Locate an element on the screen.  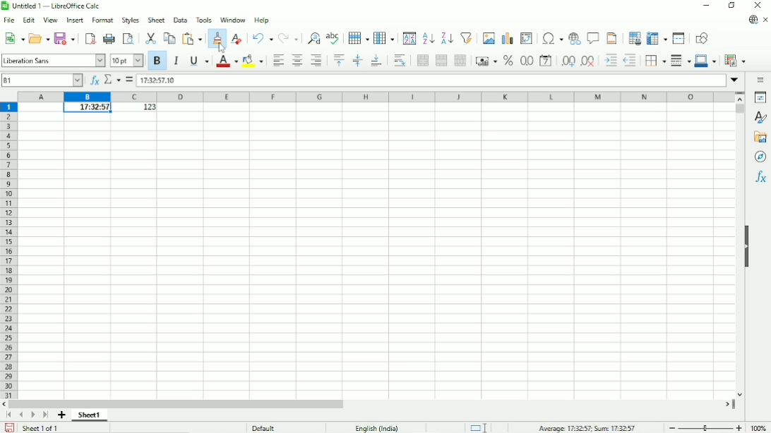
Sort ascending is located at coordinates (428, 38).